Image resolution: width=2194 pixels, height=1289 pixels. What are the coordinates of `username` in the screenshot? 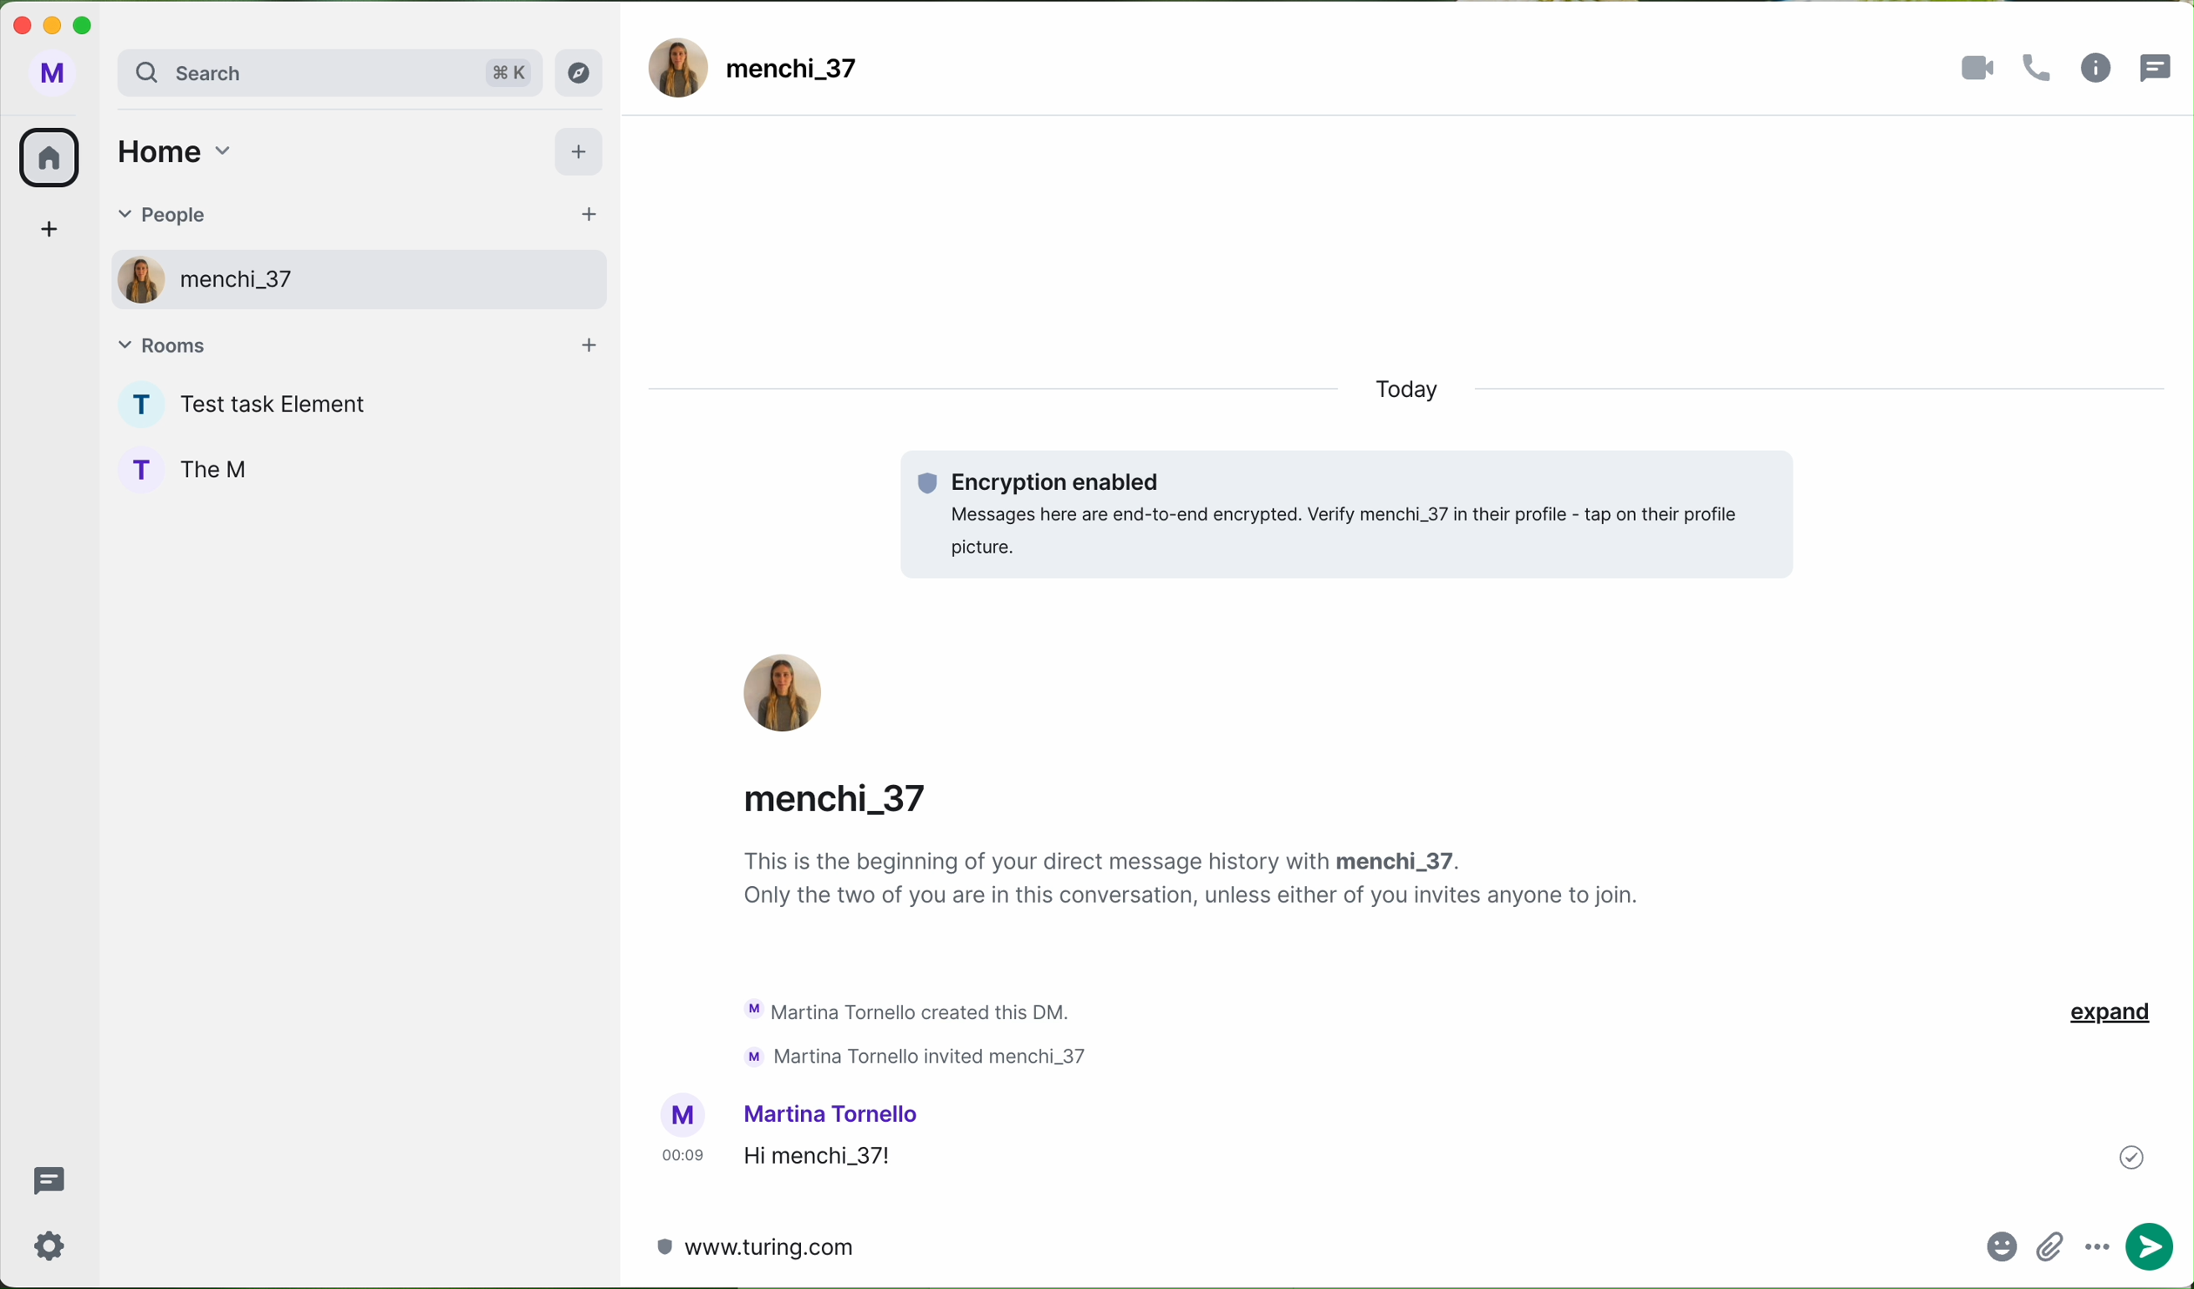 It's located at (835, 1113).